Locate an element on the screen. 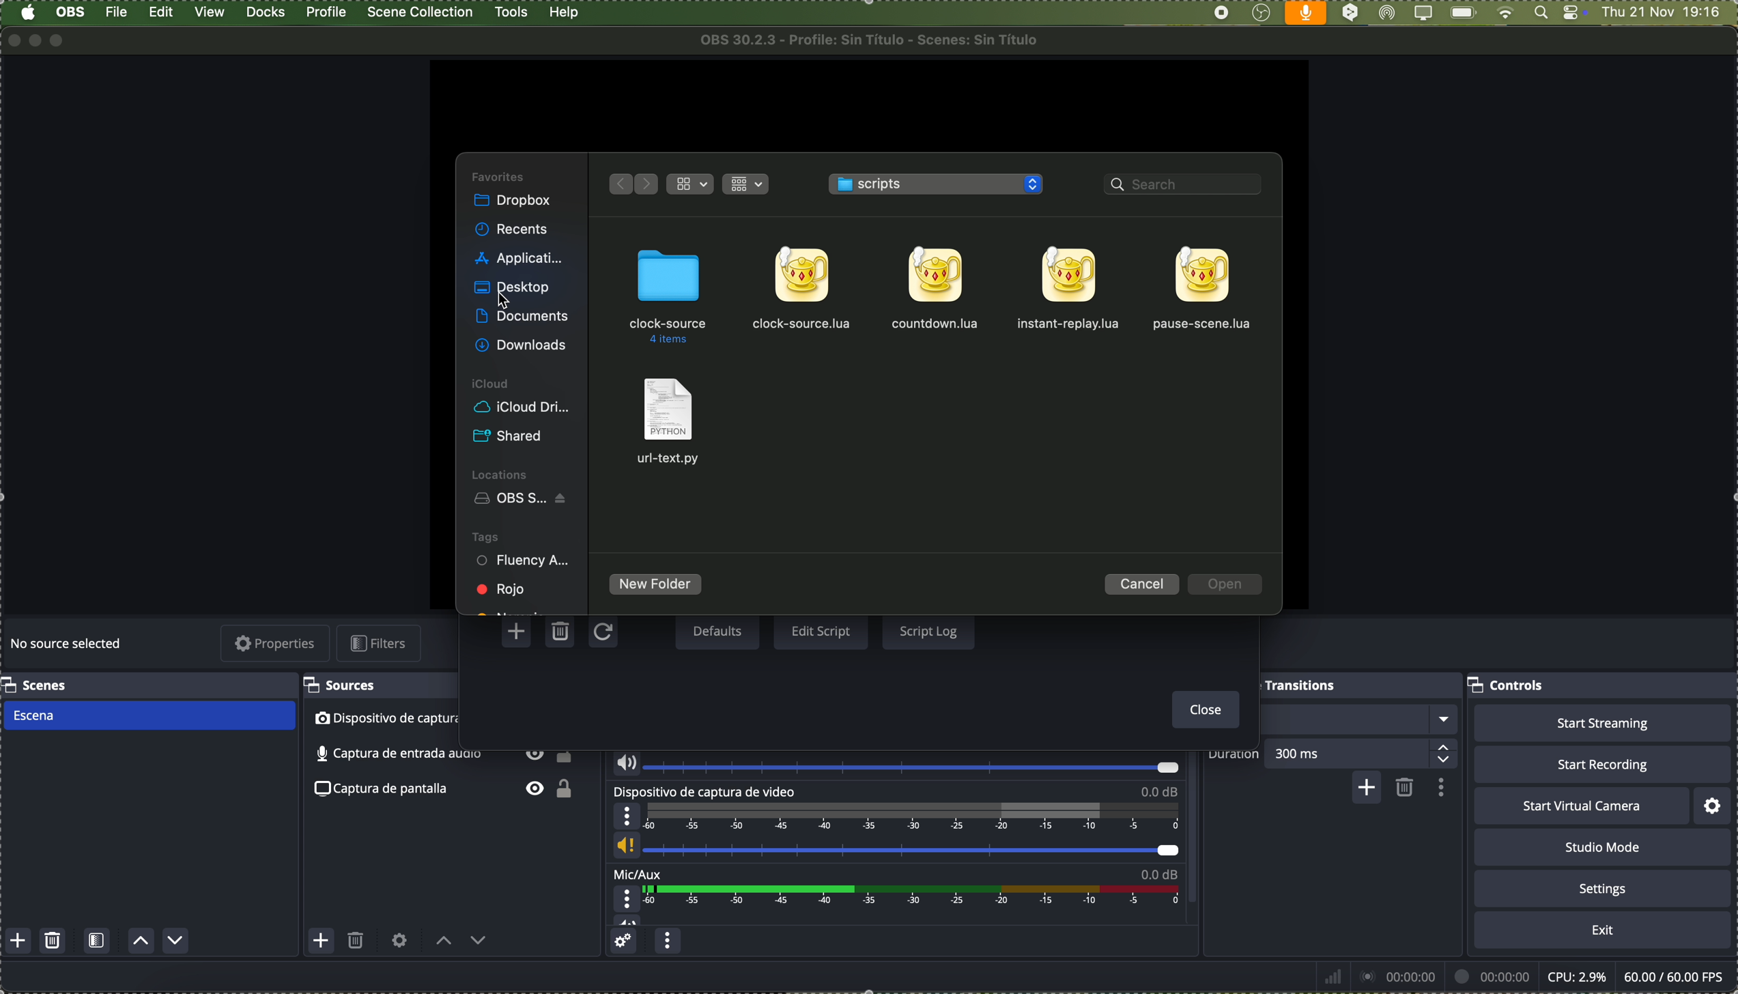 The width and height of the screenshot is (1738, 994). profile is located at coordinates (325, 12).